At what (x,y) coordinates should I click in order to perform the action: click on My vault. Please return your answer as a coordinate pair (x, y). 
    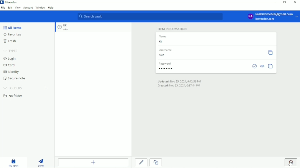
    Looking at the image, I should click on (14, 163).